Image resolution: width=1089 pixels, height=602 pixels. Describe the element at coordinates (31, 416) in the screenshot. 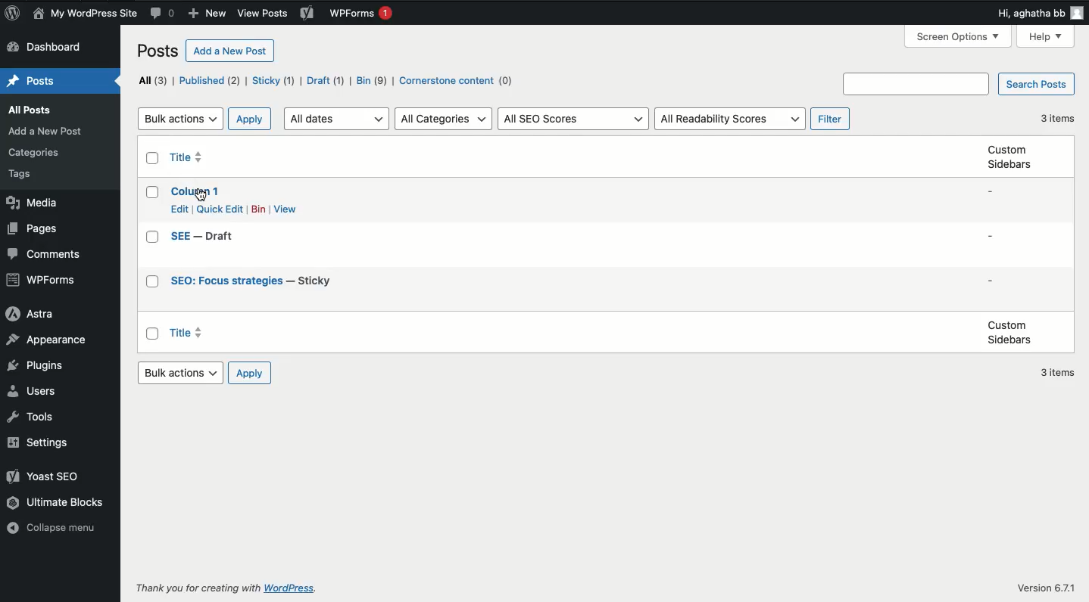

I see `Tools` at that location.